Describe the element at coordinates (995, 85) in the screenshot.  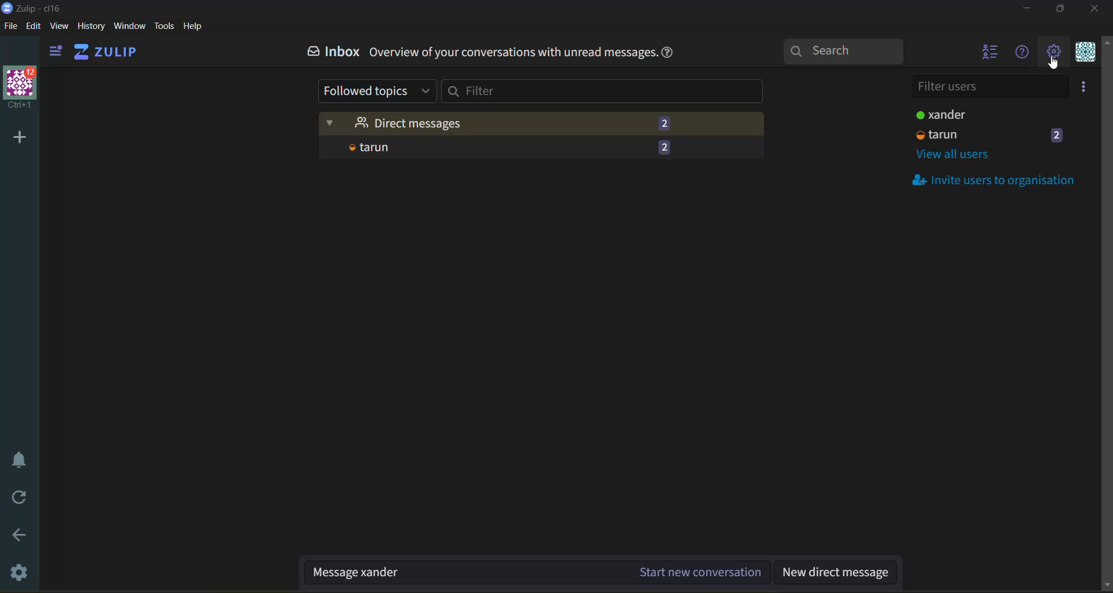
I see `filter users` at that location.